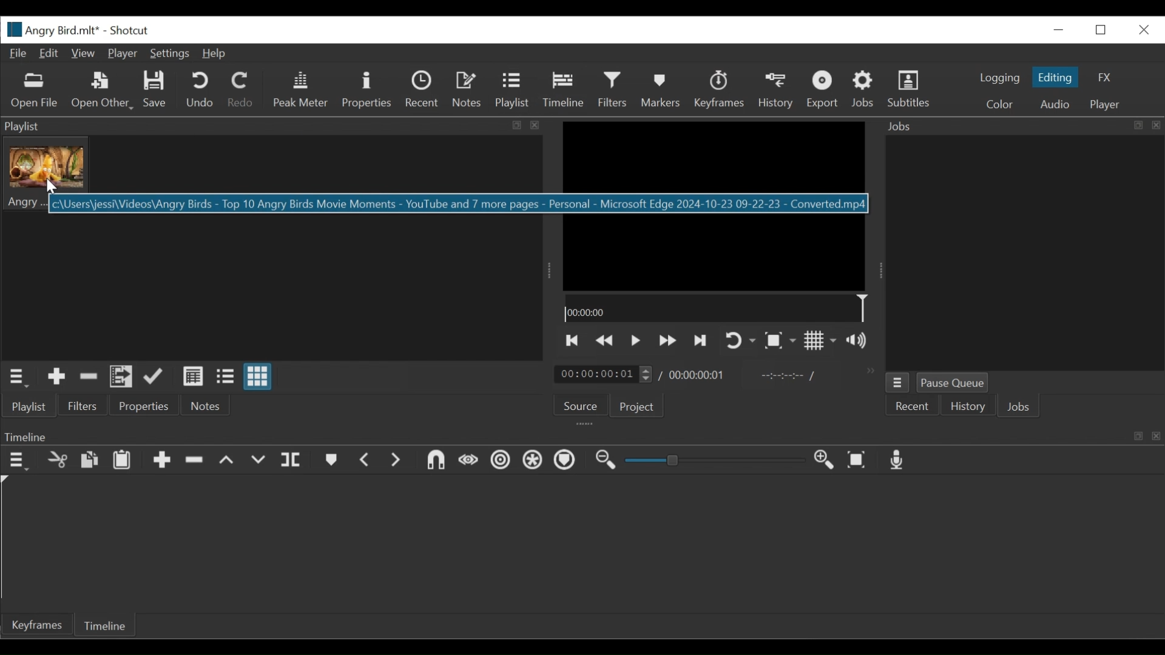 This screenshot has height=655, width=1165. Describe the element at coordinates (1108, 79) in the screenshot. I see `FX` at that location.